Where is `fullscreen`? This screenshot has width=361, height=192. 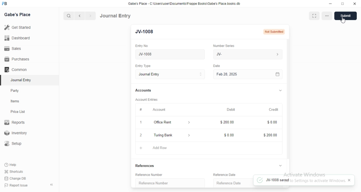
fullscreen is located at coordinates (315, 16).